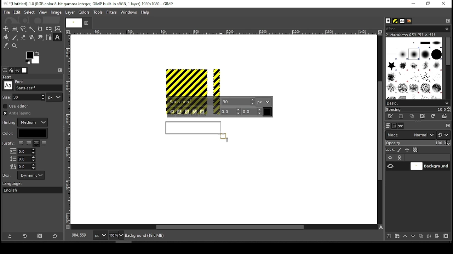 This screenshot has height=254, width=453. Describe the element at coordinates (5, 70) in the screenshot. I see `tool options` at that location.